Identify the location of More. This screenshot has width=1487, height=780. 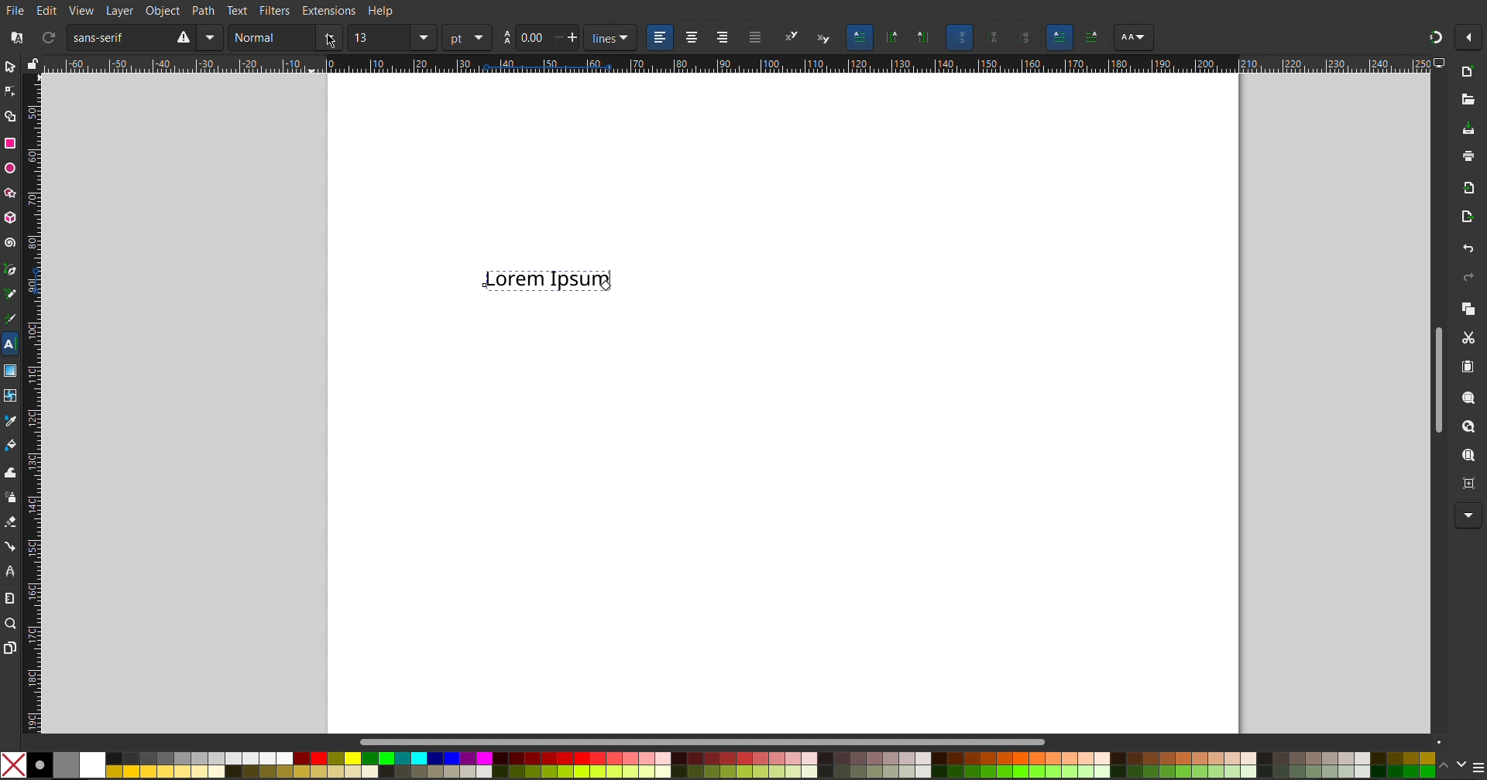
(1465, 516).